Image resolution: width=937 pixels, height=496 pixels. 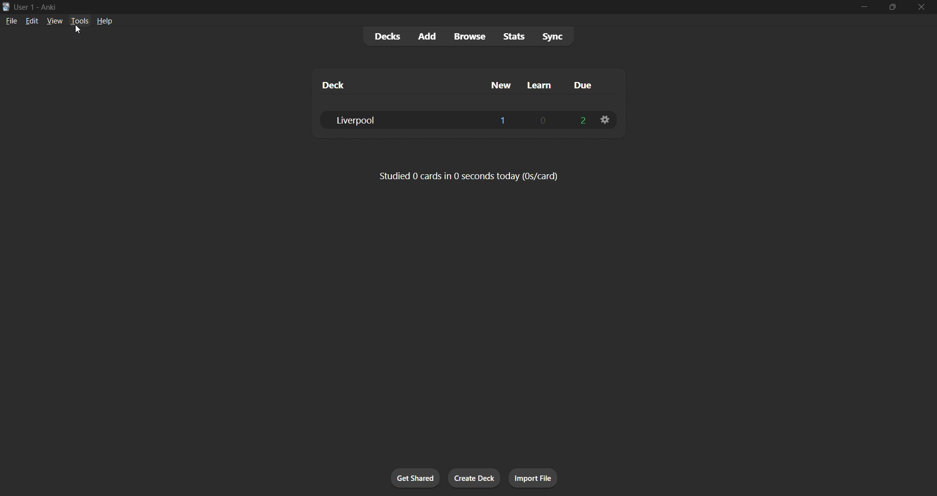 What do you see at coordinates (504, 121) in the screenshot?
I see `1` at bounding box center [504, 121].